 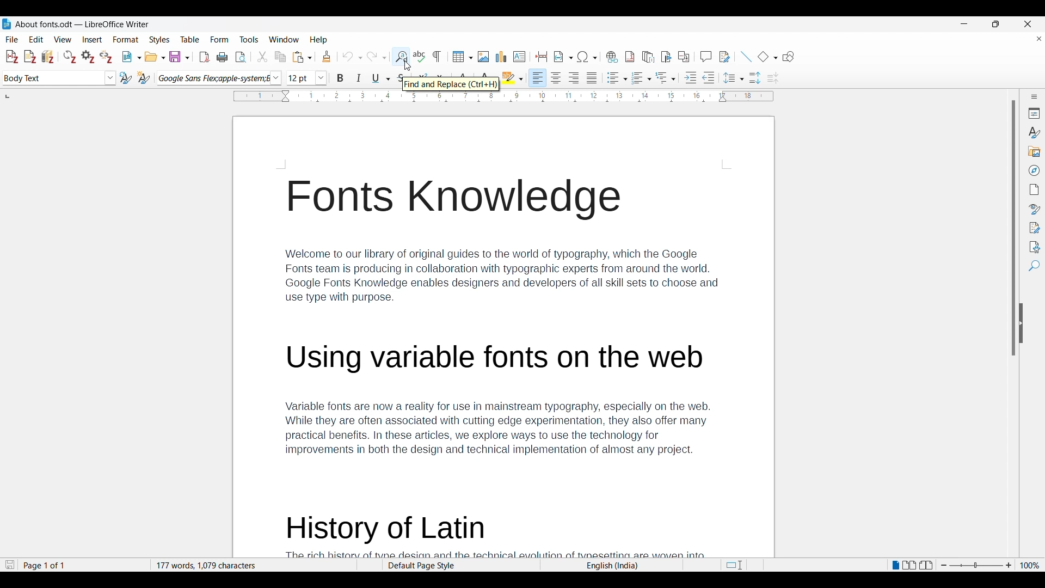 I want to click on Text in current document, so click(x=502, y=338).